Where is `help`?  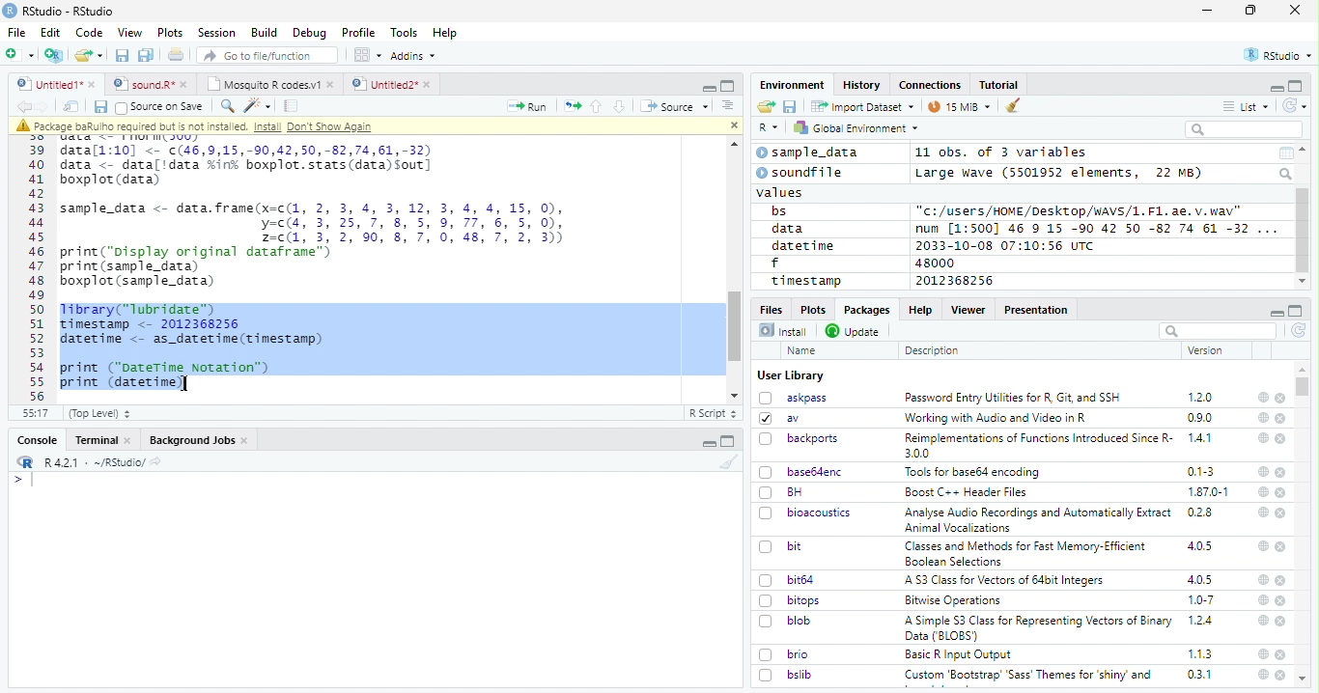 help is located at coordinates (1261, 620).